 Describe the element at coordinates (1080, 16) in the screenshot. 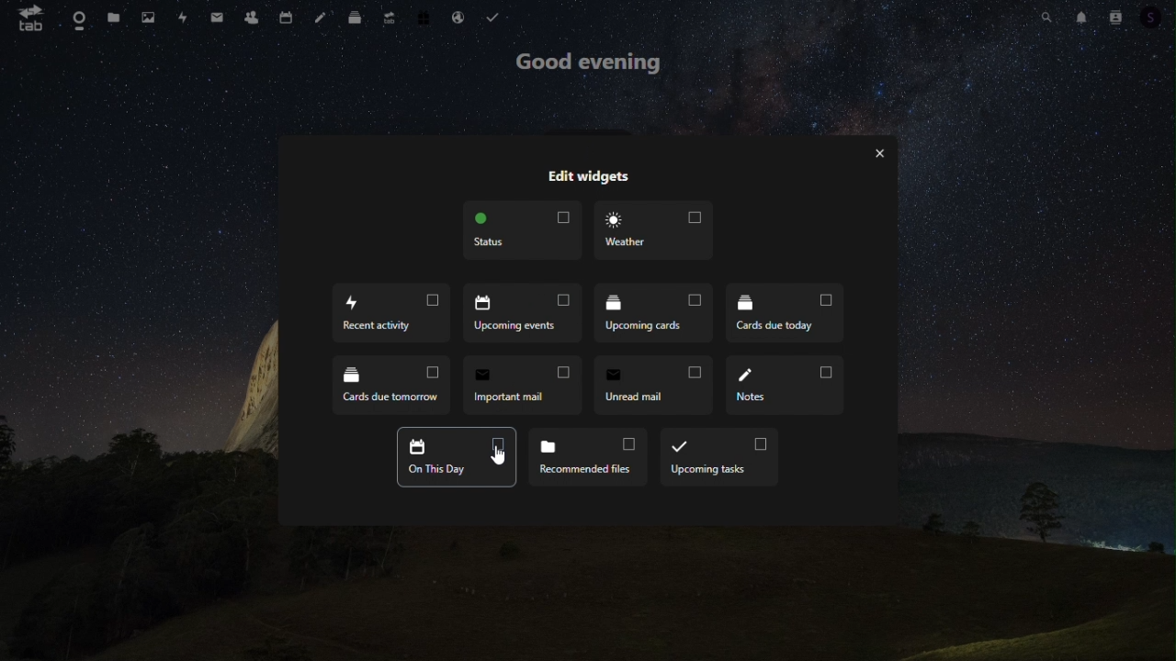

I see `Notifications` at that location.